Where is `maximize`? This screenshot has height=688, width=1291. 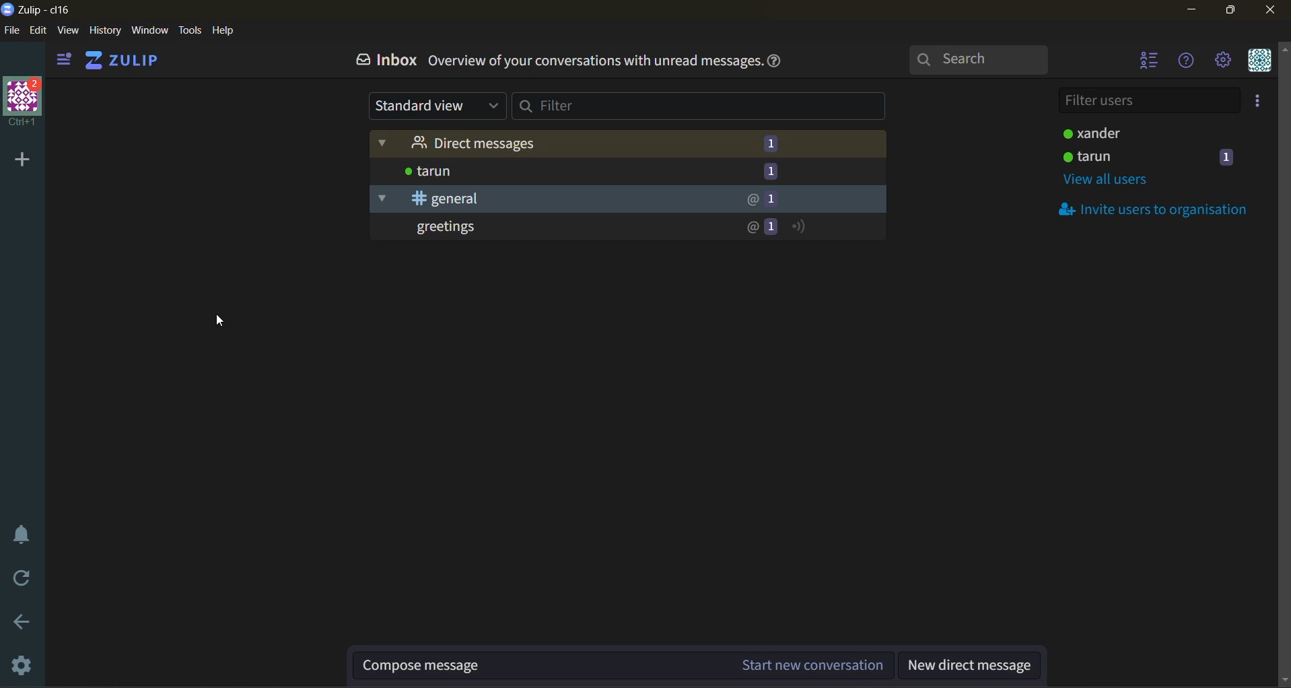 maximize is located at coordinates (1230, 11).